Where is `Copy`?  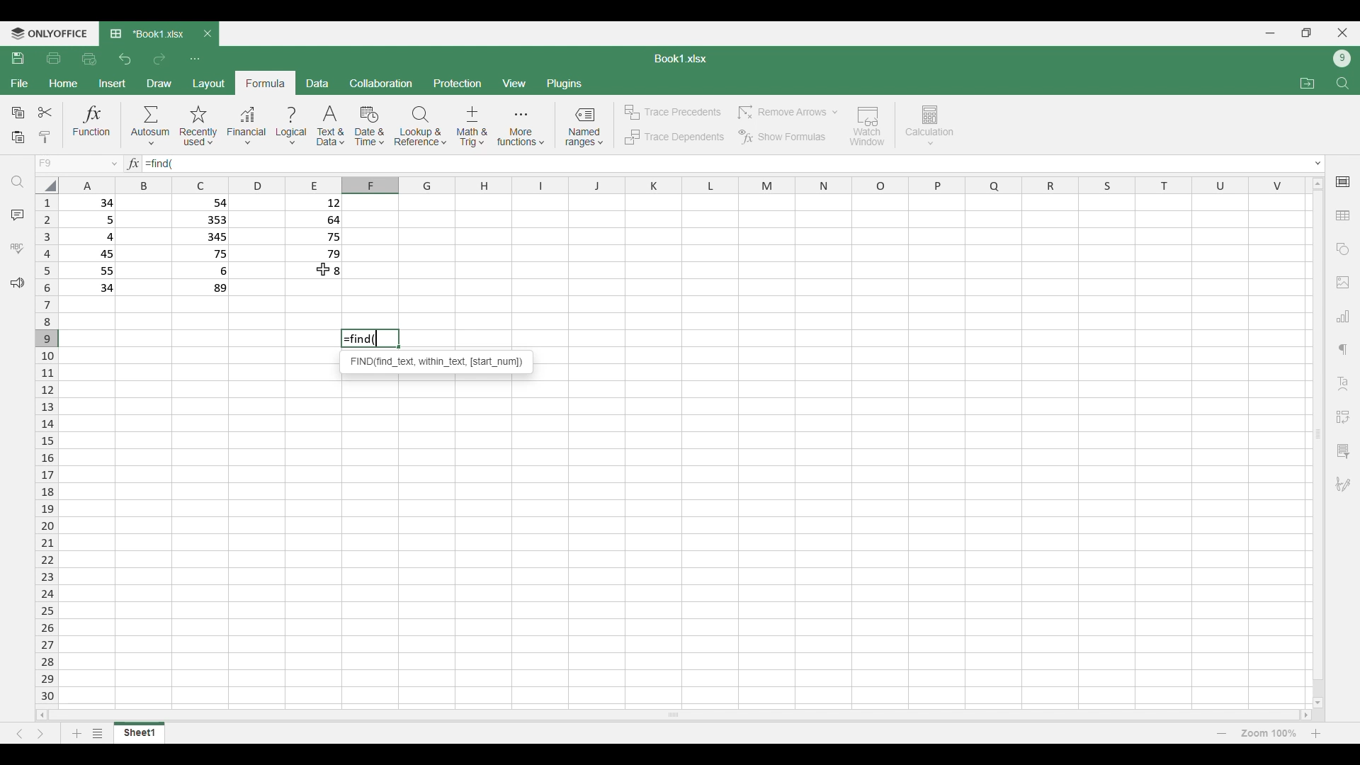
Copy is located at coordinates (17, 113).